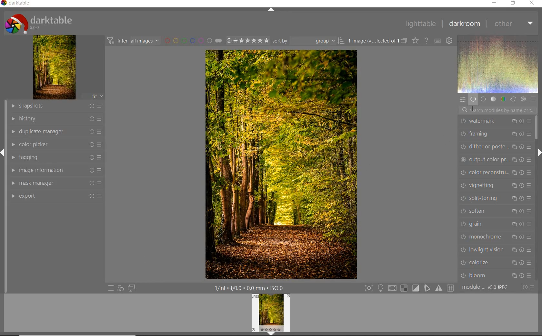 The image size is (542, 336). Describe the element at coordinates (111, 287) in the screenshot. I see `quick access to preset` at that location.